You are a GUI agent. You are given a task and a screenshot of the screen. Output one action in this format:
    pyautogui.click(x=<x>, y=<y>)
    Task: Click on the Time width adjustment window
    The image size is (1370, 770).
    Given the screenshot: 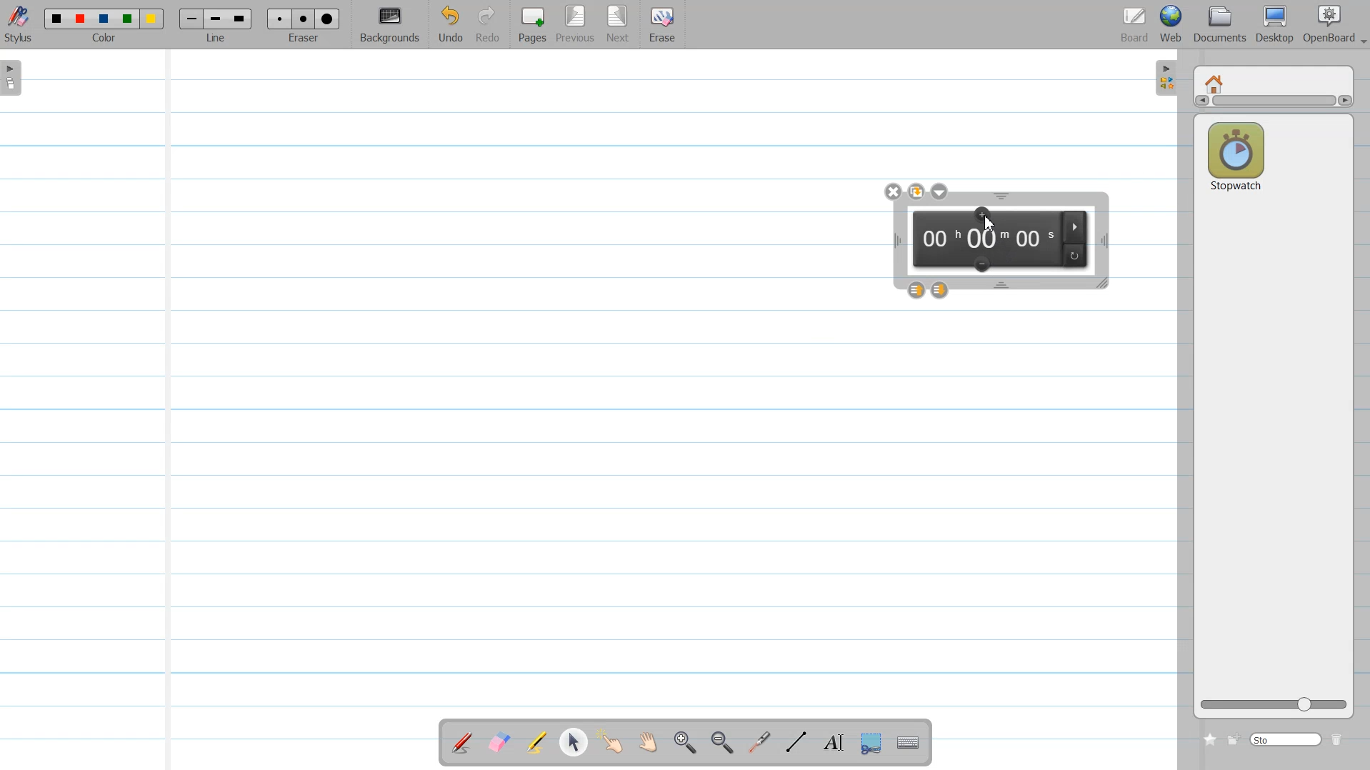 What is the action you would take?
    pyautogui.click(x=1104, y=241)
    